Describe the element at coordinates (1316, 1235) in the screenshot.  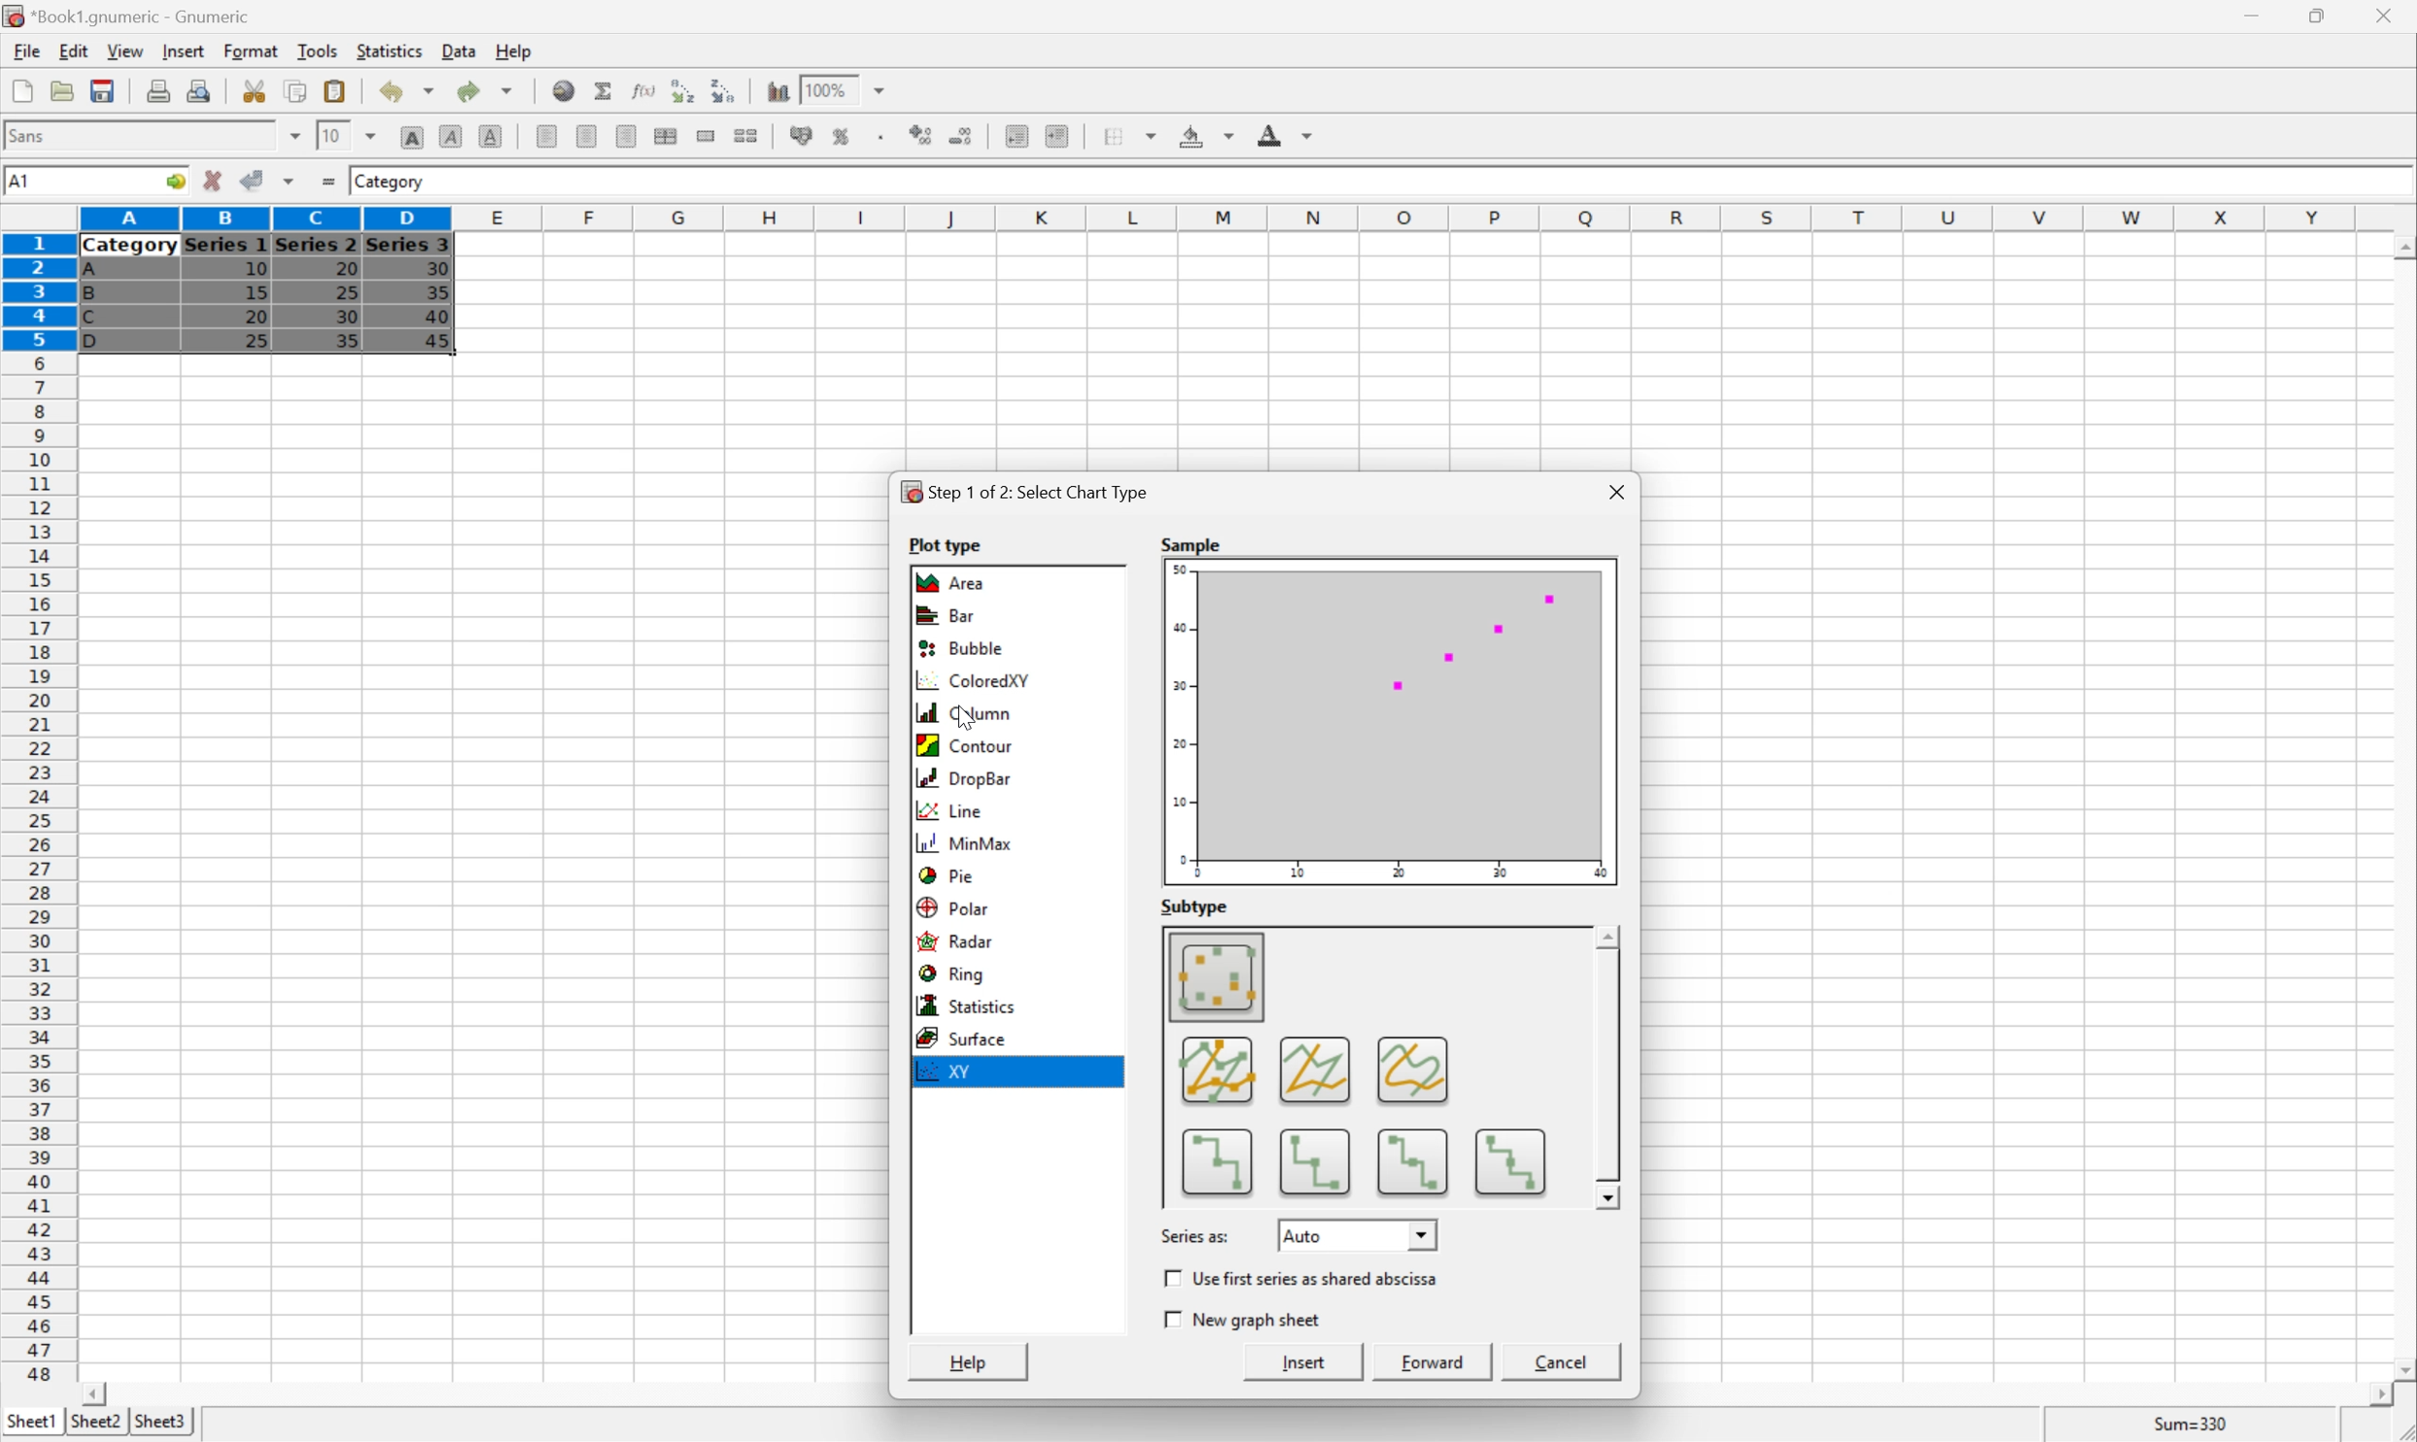
I see `Auto` at that location.